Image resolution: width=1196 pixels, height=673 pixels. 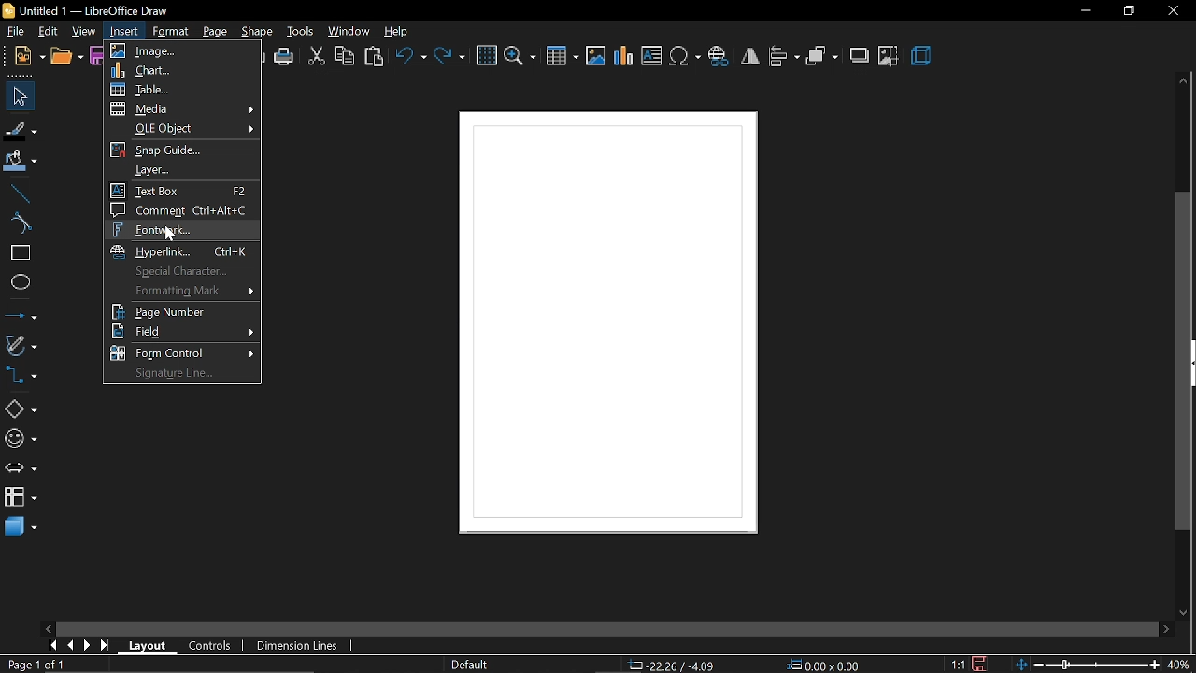 What do you see at coordinates (605, 631) in the screenshot?
I see `horizontal scroll bar` at bounding box center [605, 631].